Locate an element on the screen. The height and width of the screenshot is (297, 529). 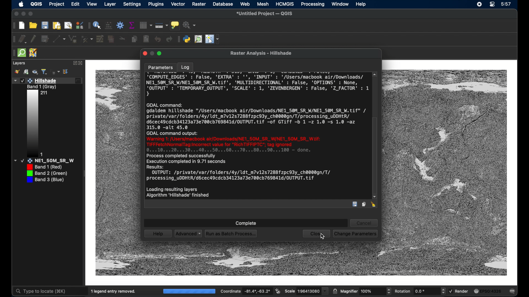
render is located at coordinates (458, 291).